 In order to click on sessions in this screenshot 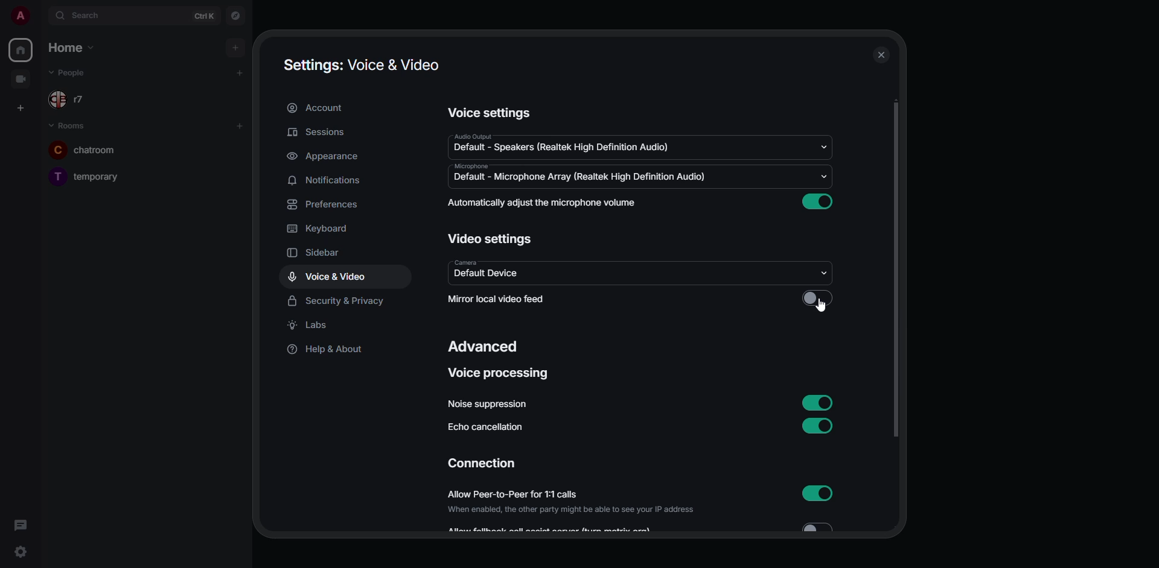, I will do `click(319, 133)`.